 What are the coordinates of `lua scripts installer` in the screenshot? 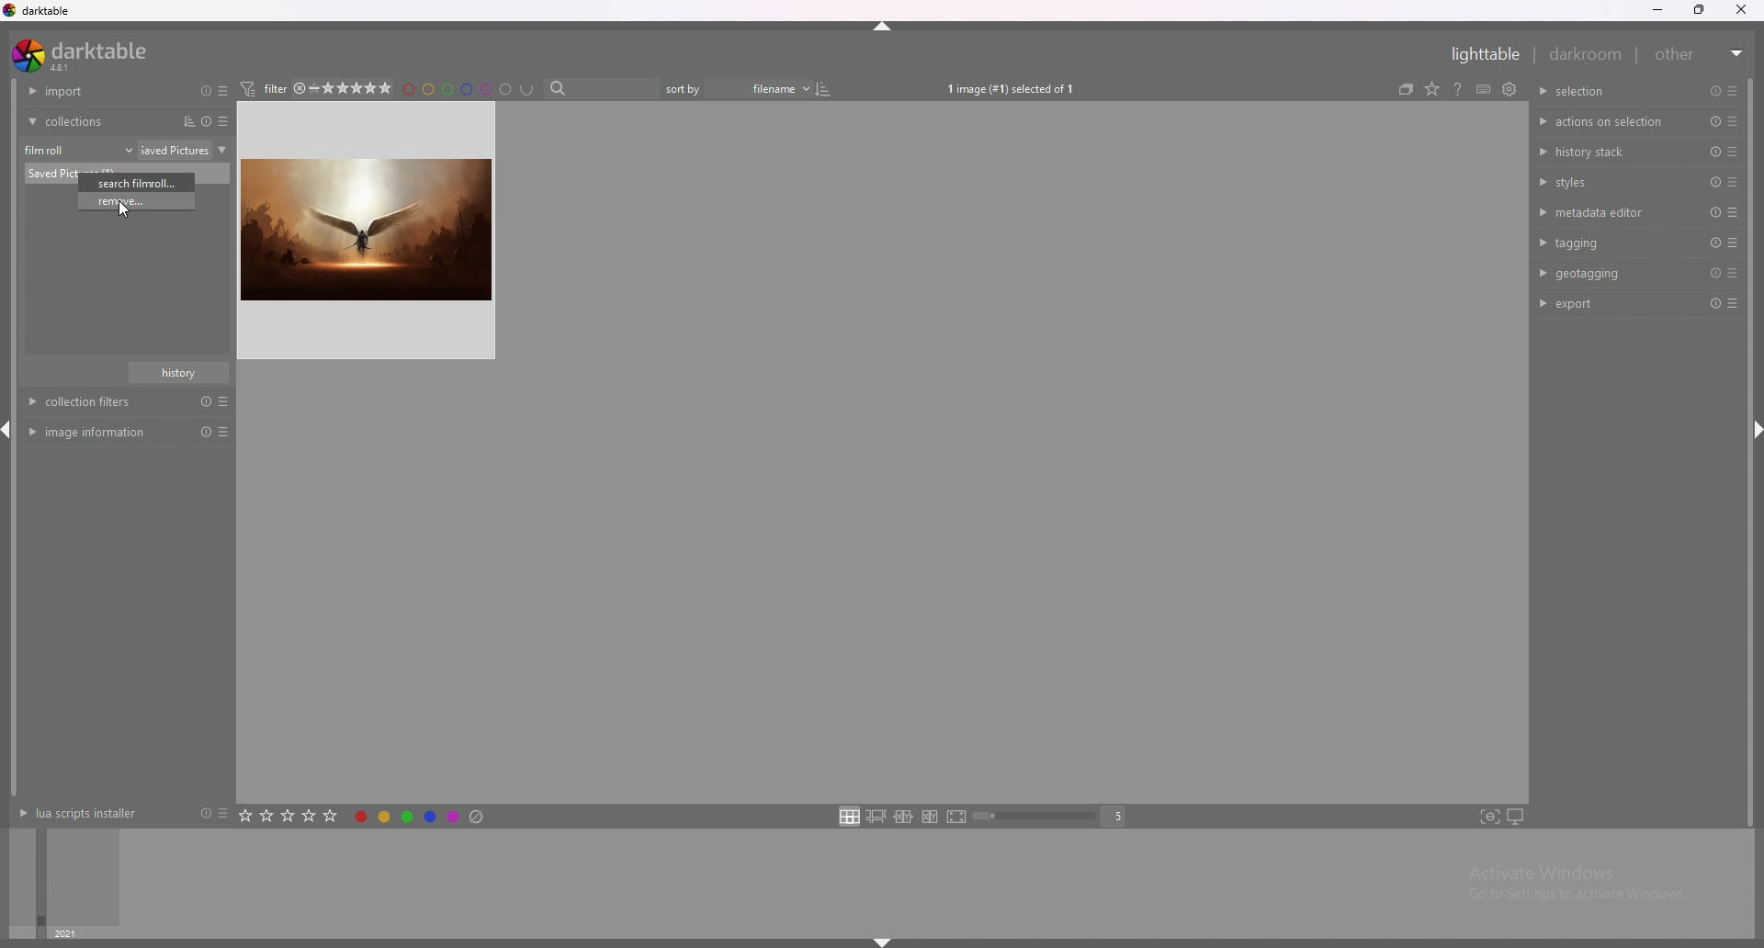 It's located at (76, 813).